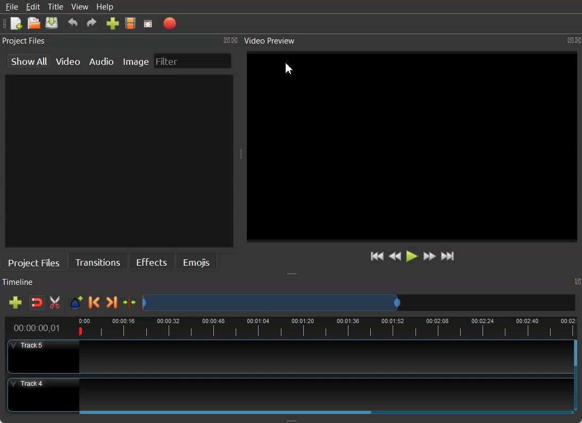 This screenshot has height=423, width=582. Describe the element at coordinates (72, 22) in the screenshot. I see `Undo` at that location.